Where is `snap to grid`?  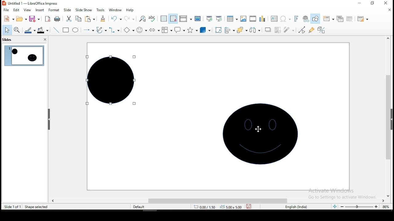 snap to grid is located at coordinates (173, 19).